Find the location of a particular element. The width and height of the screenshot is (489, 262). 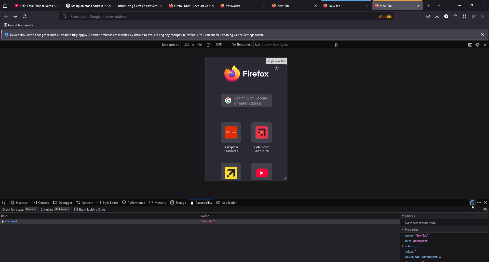

role is located at coordinates (5, 216).